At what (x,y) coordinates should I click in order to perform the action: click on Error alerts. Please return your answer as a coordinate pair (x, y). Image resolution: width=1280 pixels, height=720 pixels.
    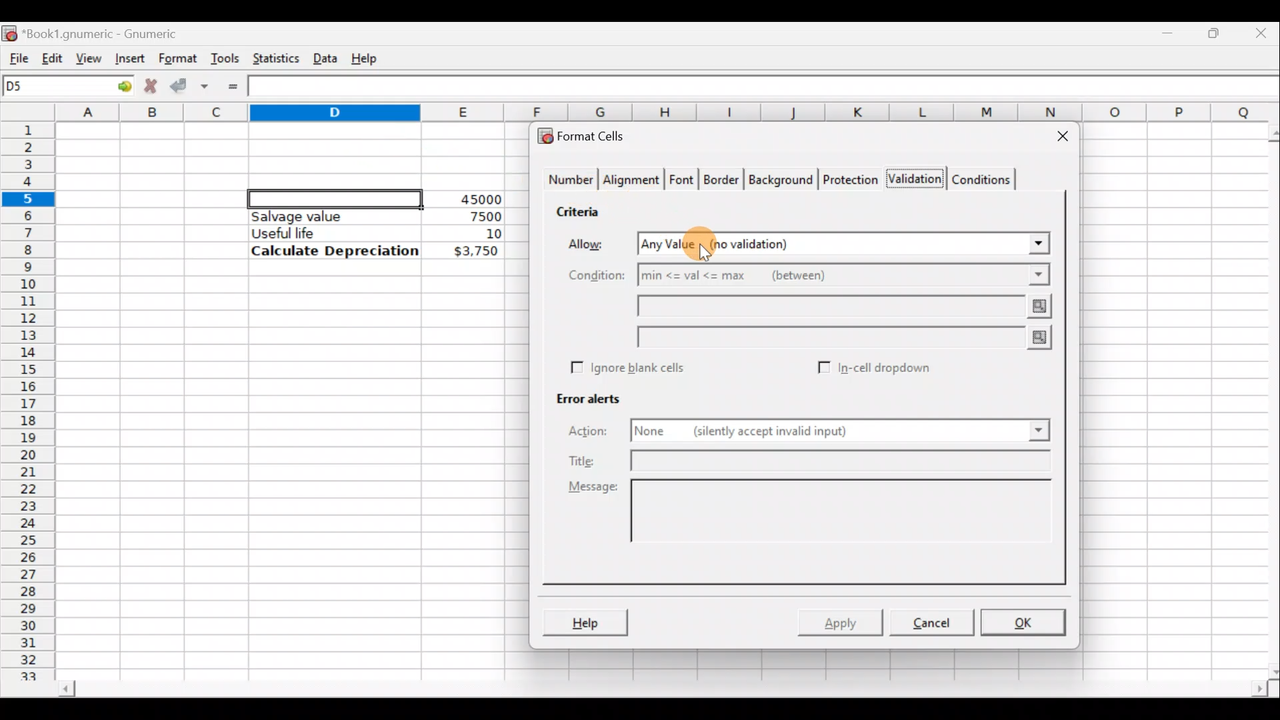
    Looking at the image, I should click on (581, 396).